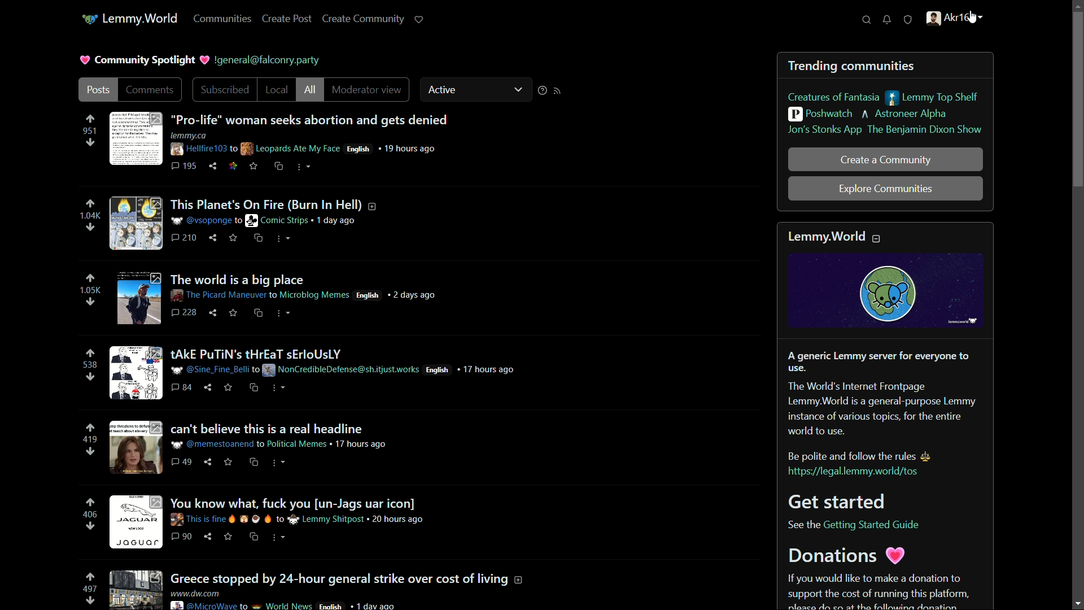 The image size is (1084, 610). What do you see at coordinates (317, 587) in the screenshot?
I see `post-7` at bounding box center [317, 587].